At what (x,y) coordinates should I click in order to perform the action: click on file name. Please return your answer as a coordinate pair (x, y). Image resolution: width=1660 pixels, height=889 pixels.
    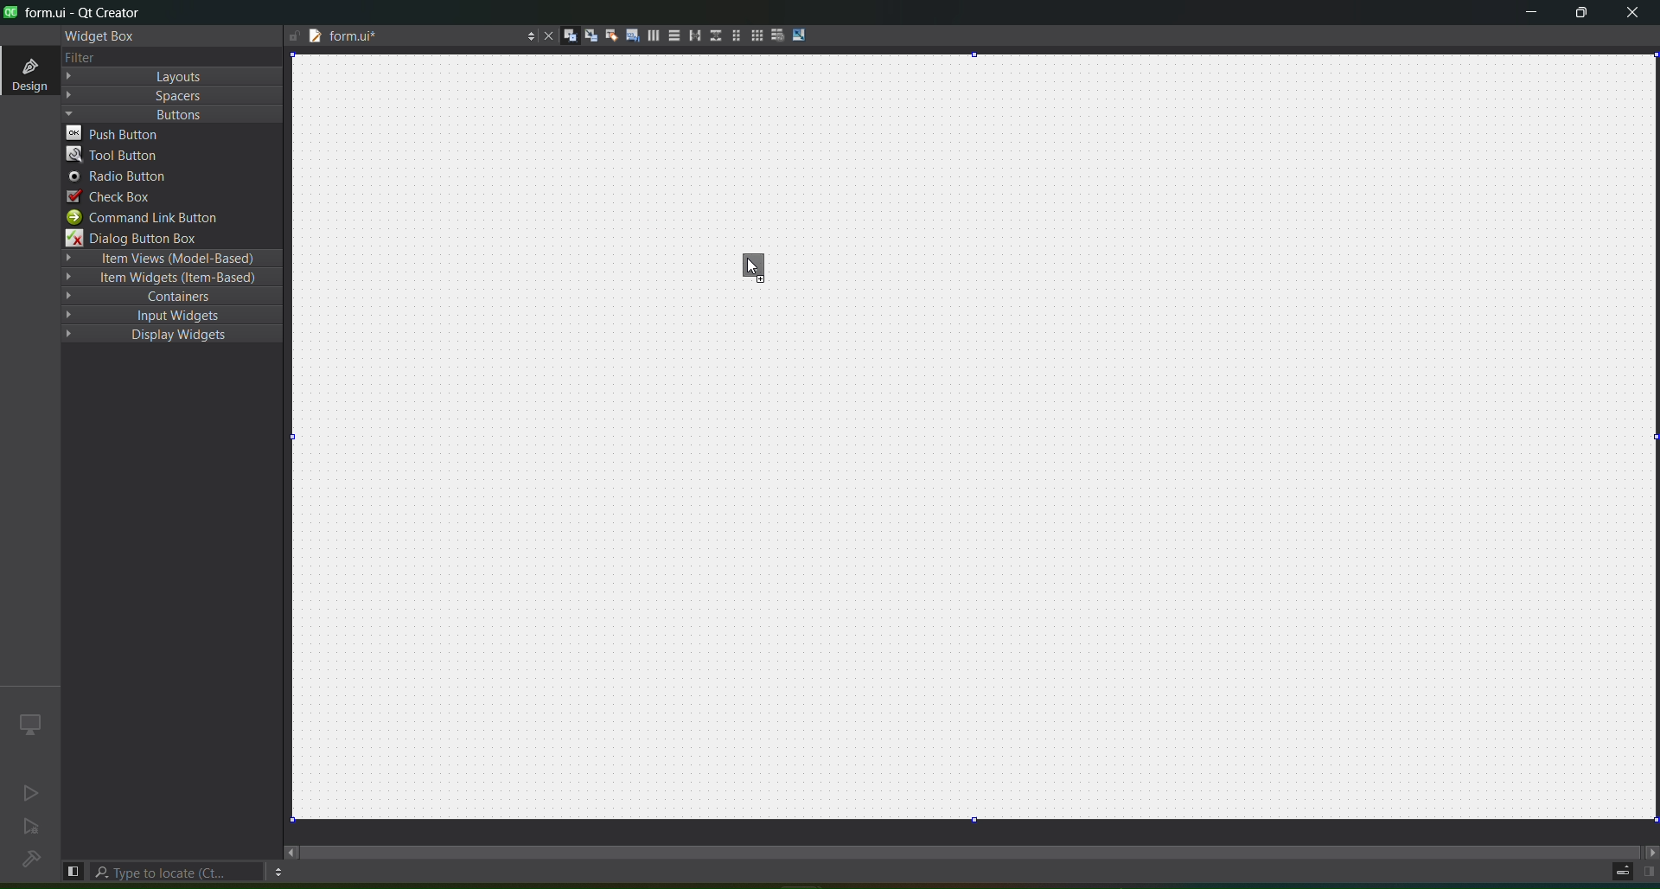
    Looking at the image, I should click on (411, 38).